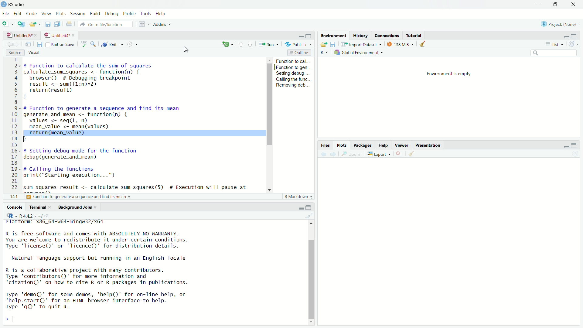  What do you see at coordinates (36, 207) in the screenshot?
I see `terminal` at bounding box center [36, 207].